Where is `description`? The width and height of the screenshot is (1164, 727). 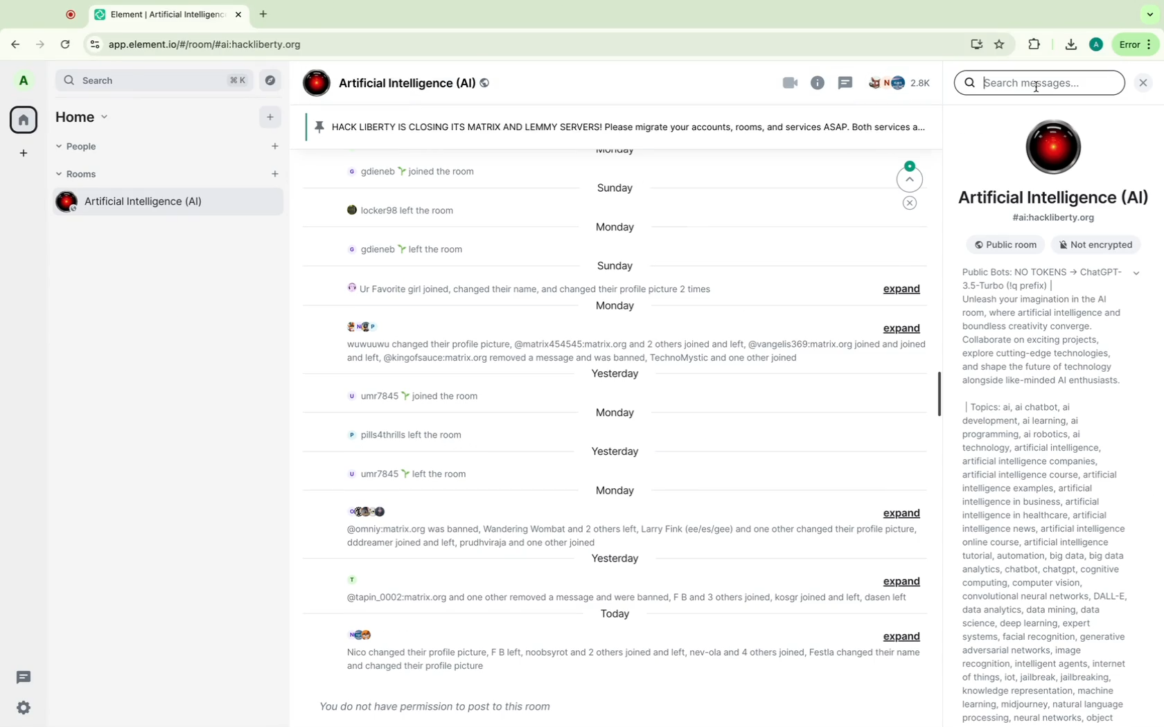
description is located at coordinates (1045, 330).